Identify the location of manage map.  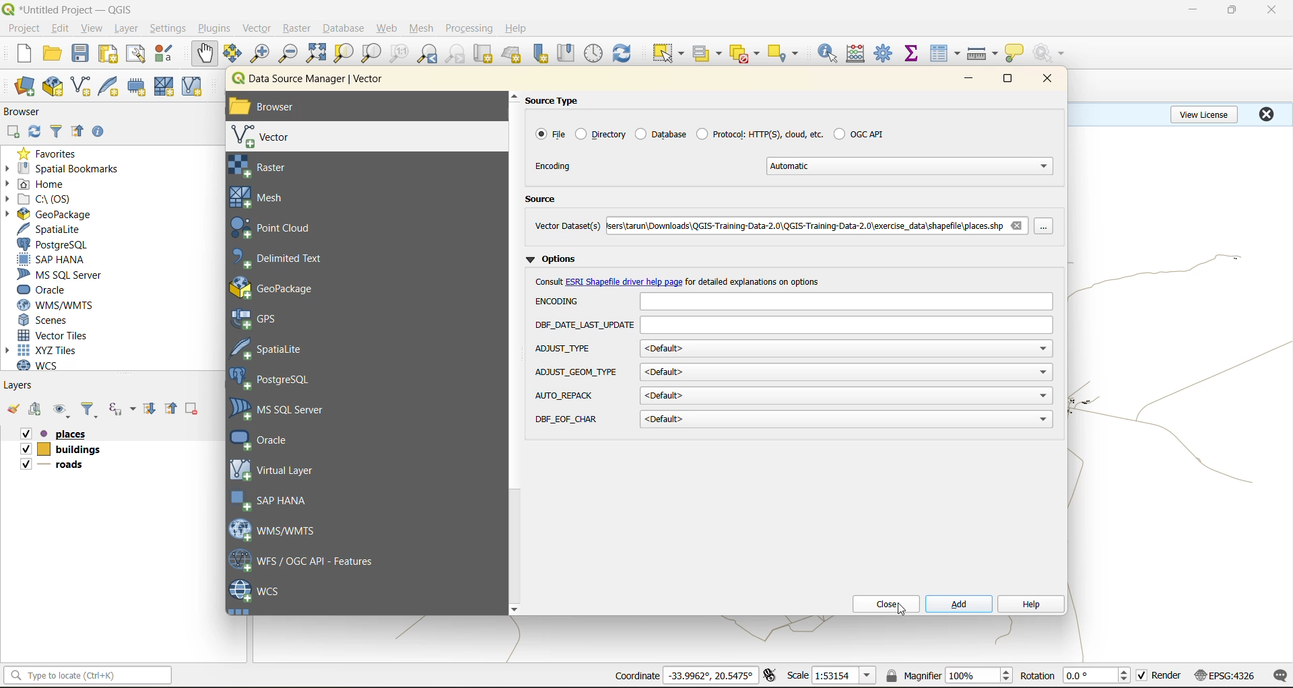
(63, 411).